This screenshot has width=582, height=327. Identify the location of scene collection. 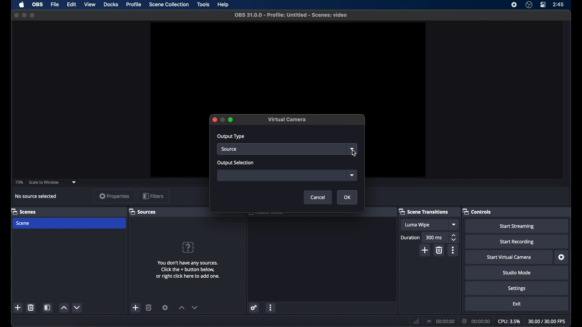
(169, 5).